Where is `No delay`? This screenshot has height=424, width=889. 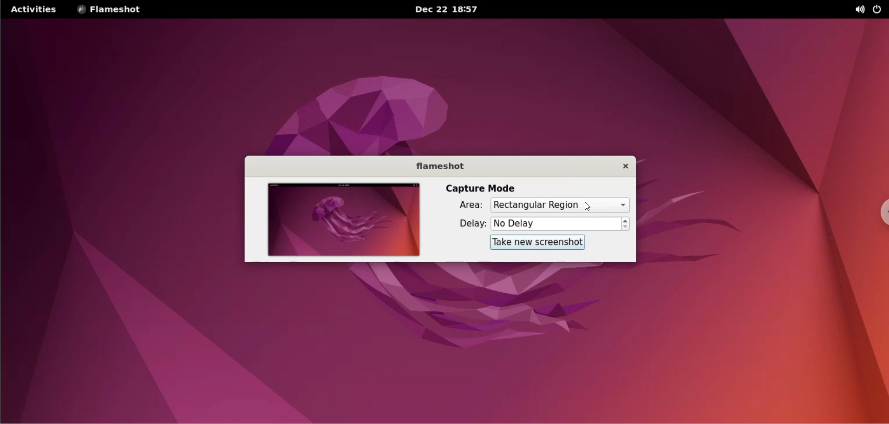 No delay is located at coordinates (555, 223).